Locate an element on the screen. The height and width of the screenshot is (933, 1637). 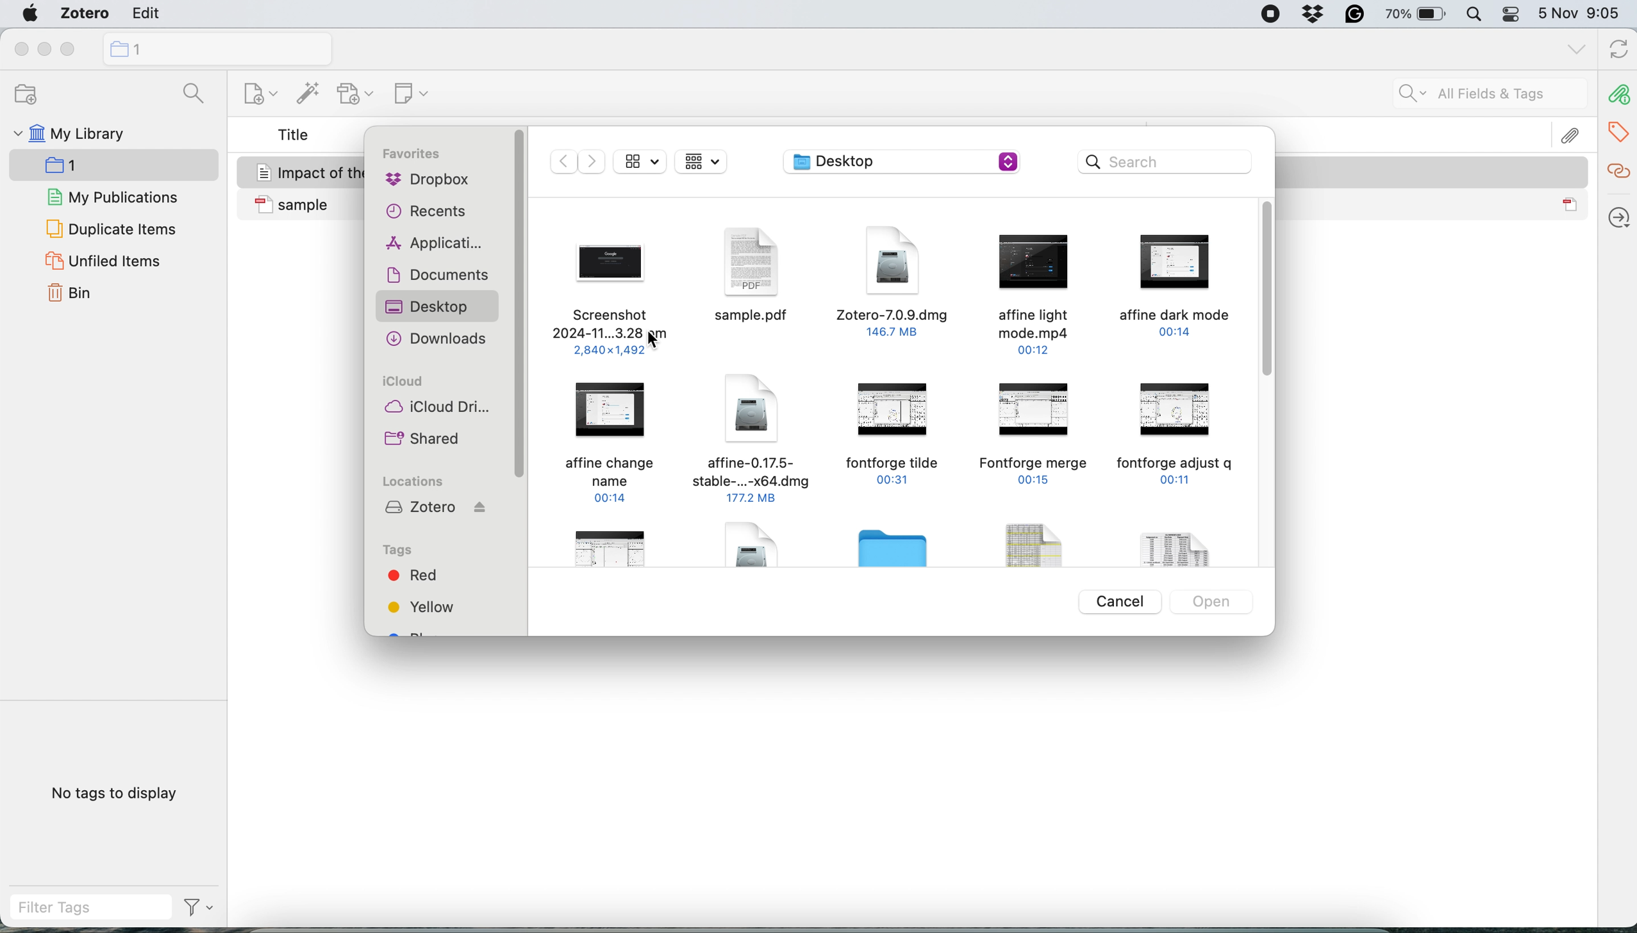
my library is located at coordinates (68, 136).